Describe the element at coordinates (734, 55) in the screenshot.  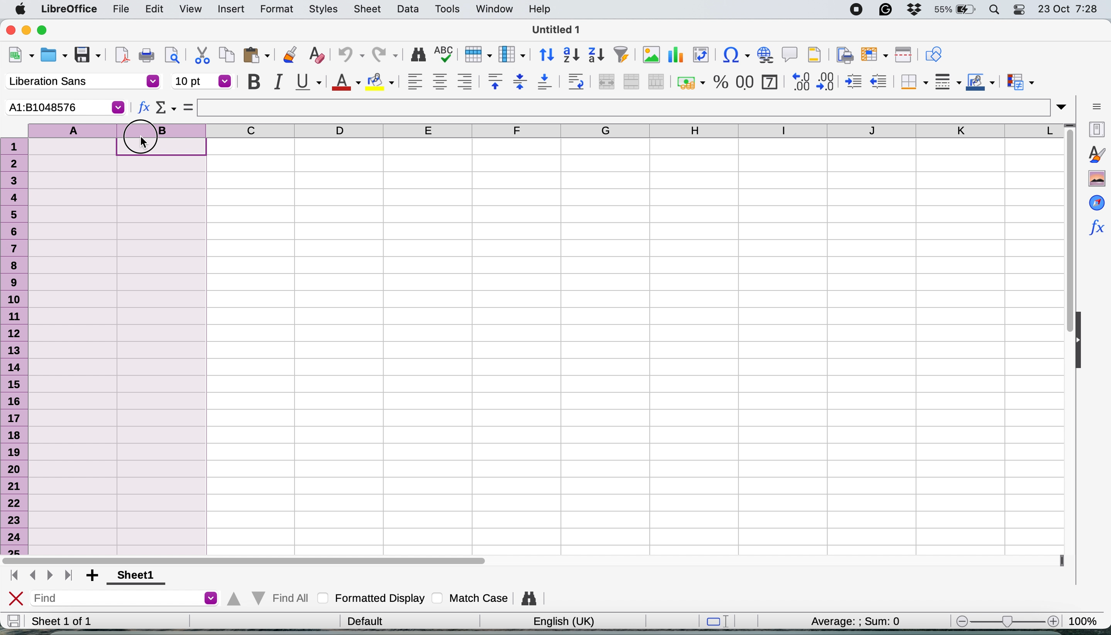
I see `insert special characters` at that location.